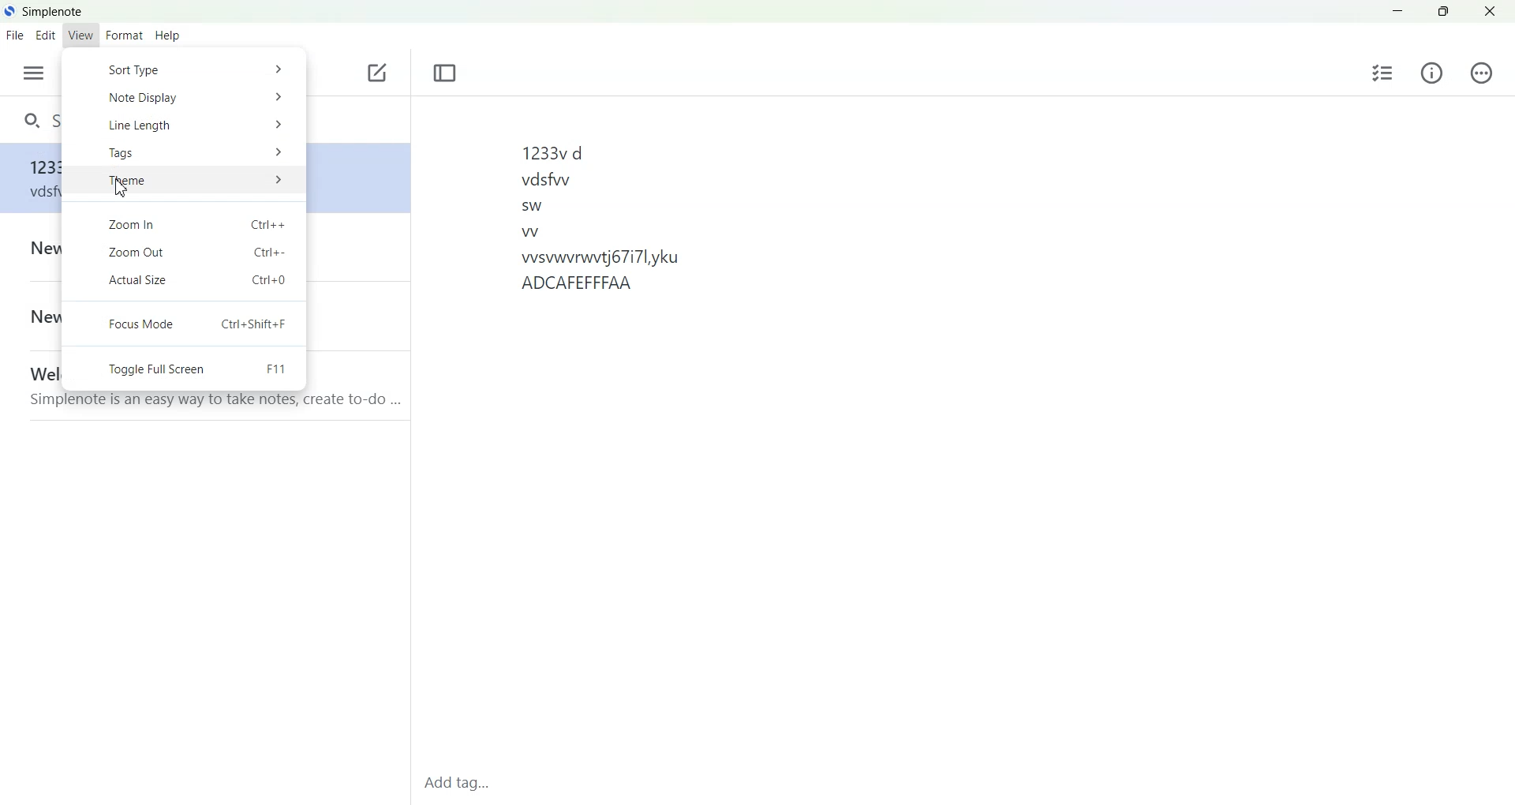  What do you see at coordinates (1397, 9) in the screenshot?
I see `Minimize` at bounding box center [1397, 9].